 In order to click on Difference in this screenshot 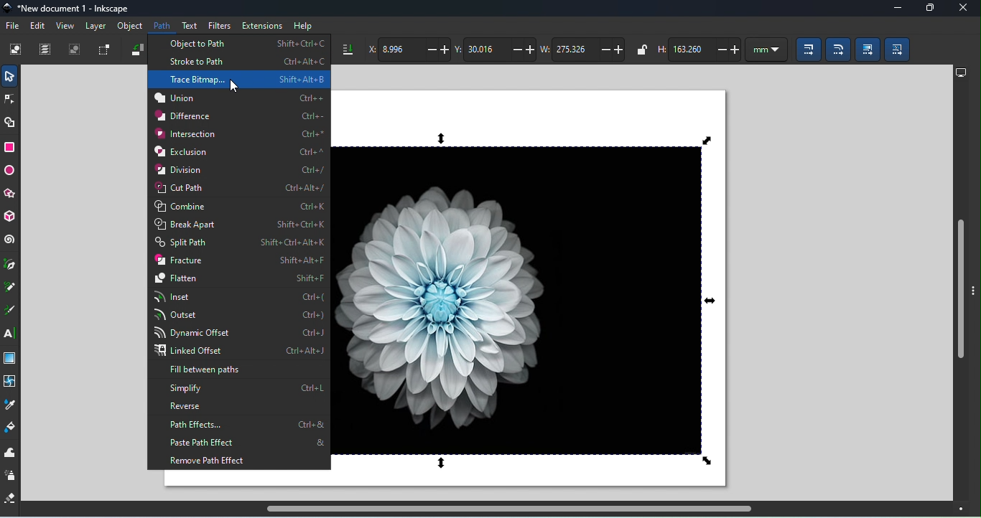, I will do `click(238, 115)`.